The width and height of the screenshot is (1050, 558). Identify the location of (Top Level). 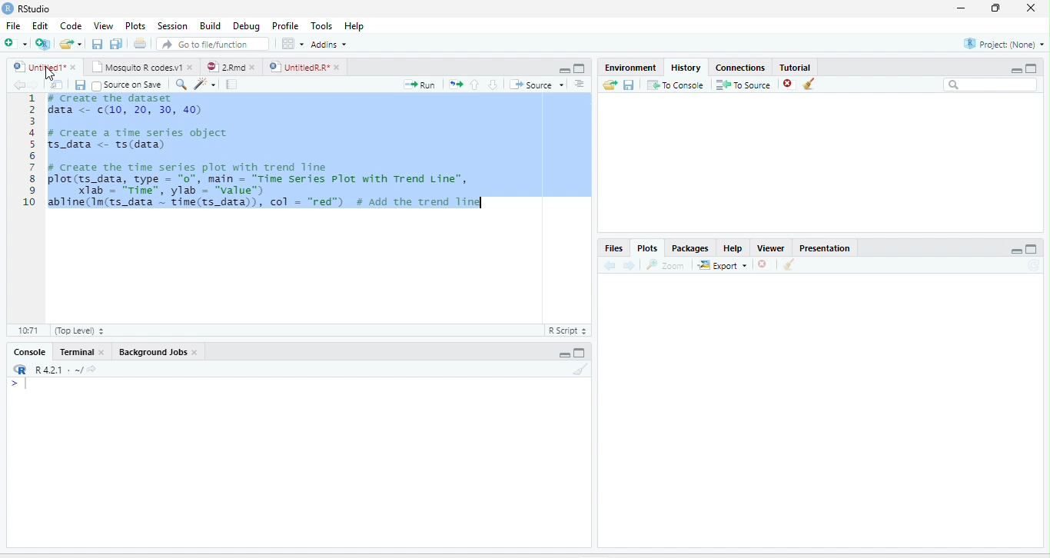
(78, 330).